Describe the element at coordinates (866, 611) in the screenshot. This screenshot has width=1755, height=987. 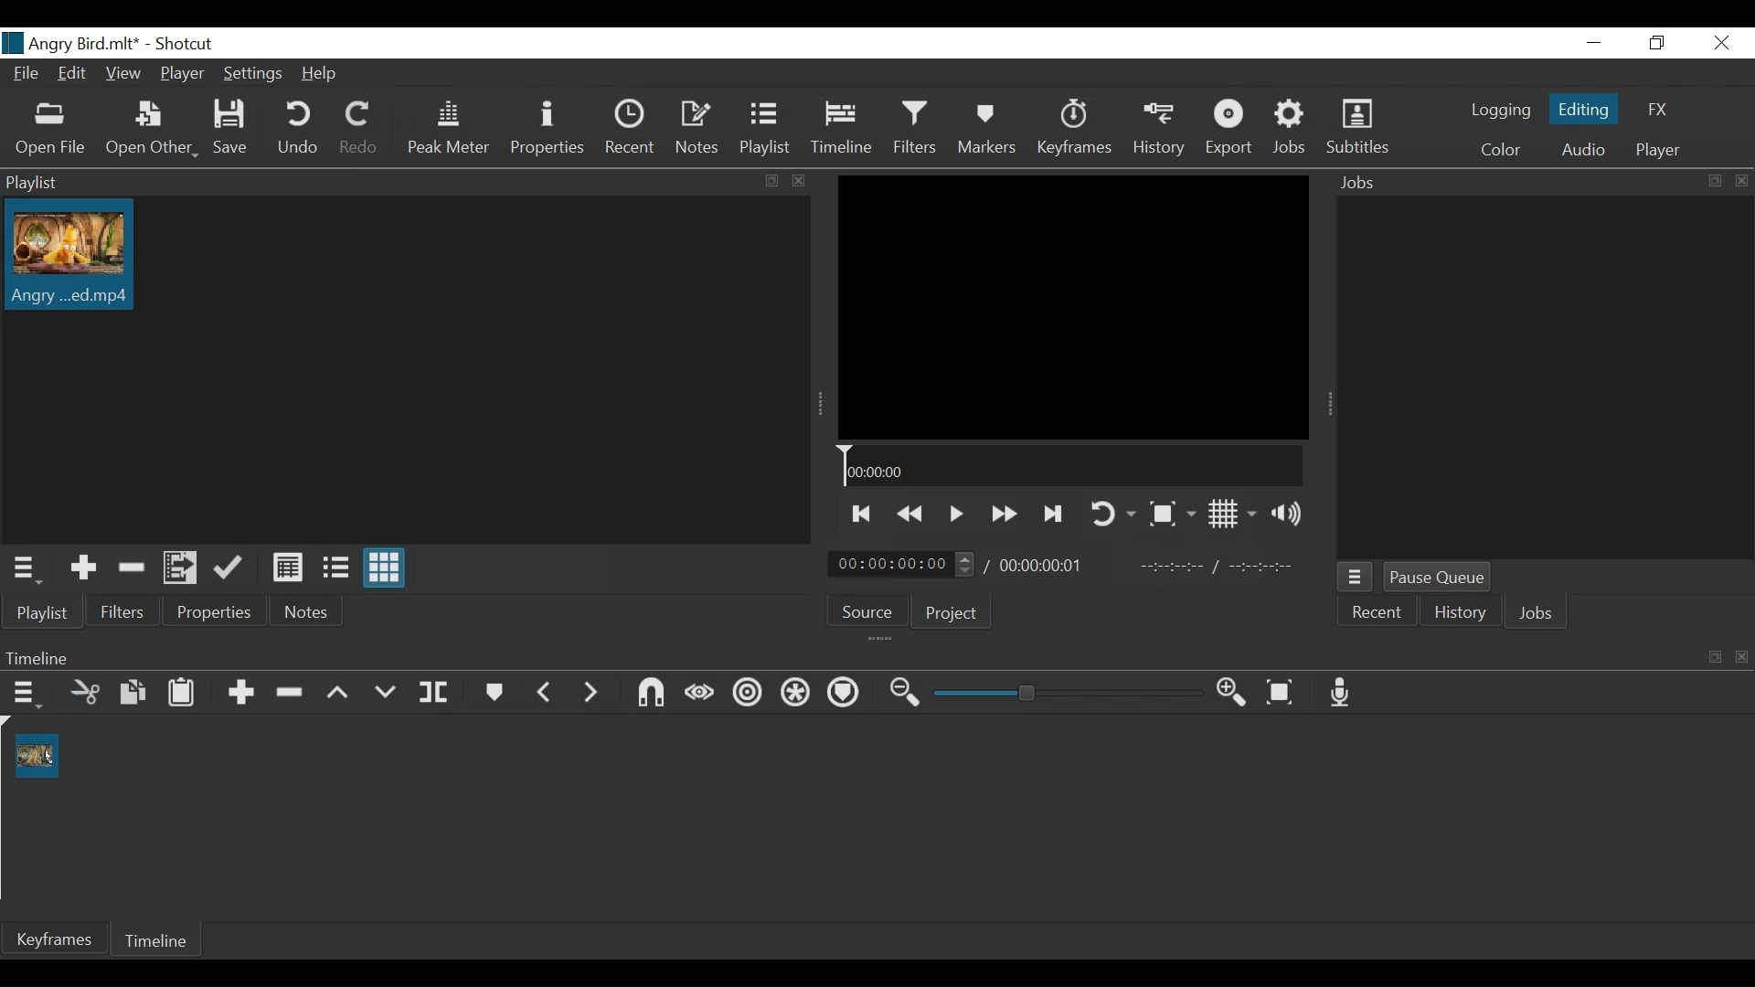
I see `Source` at that location.